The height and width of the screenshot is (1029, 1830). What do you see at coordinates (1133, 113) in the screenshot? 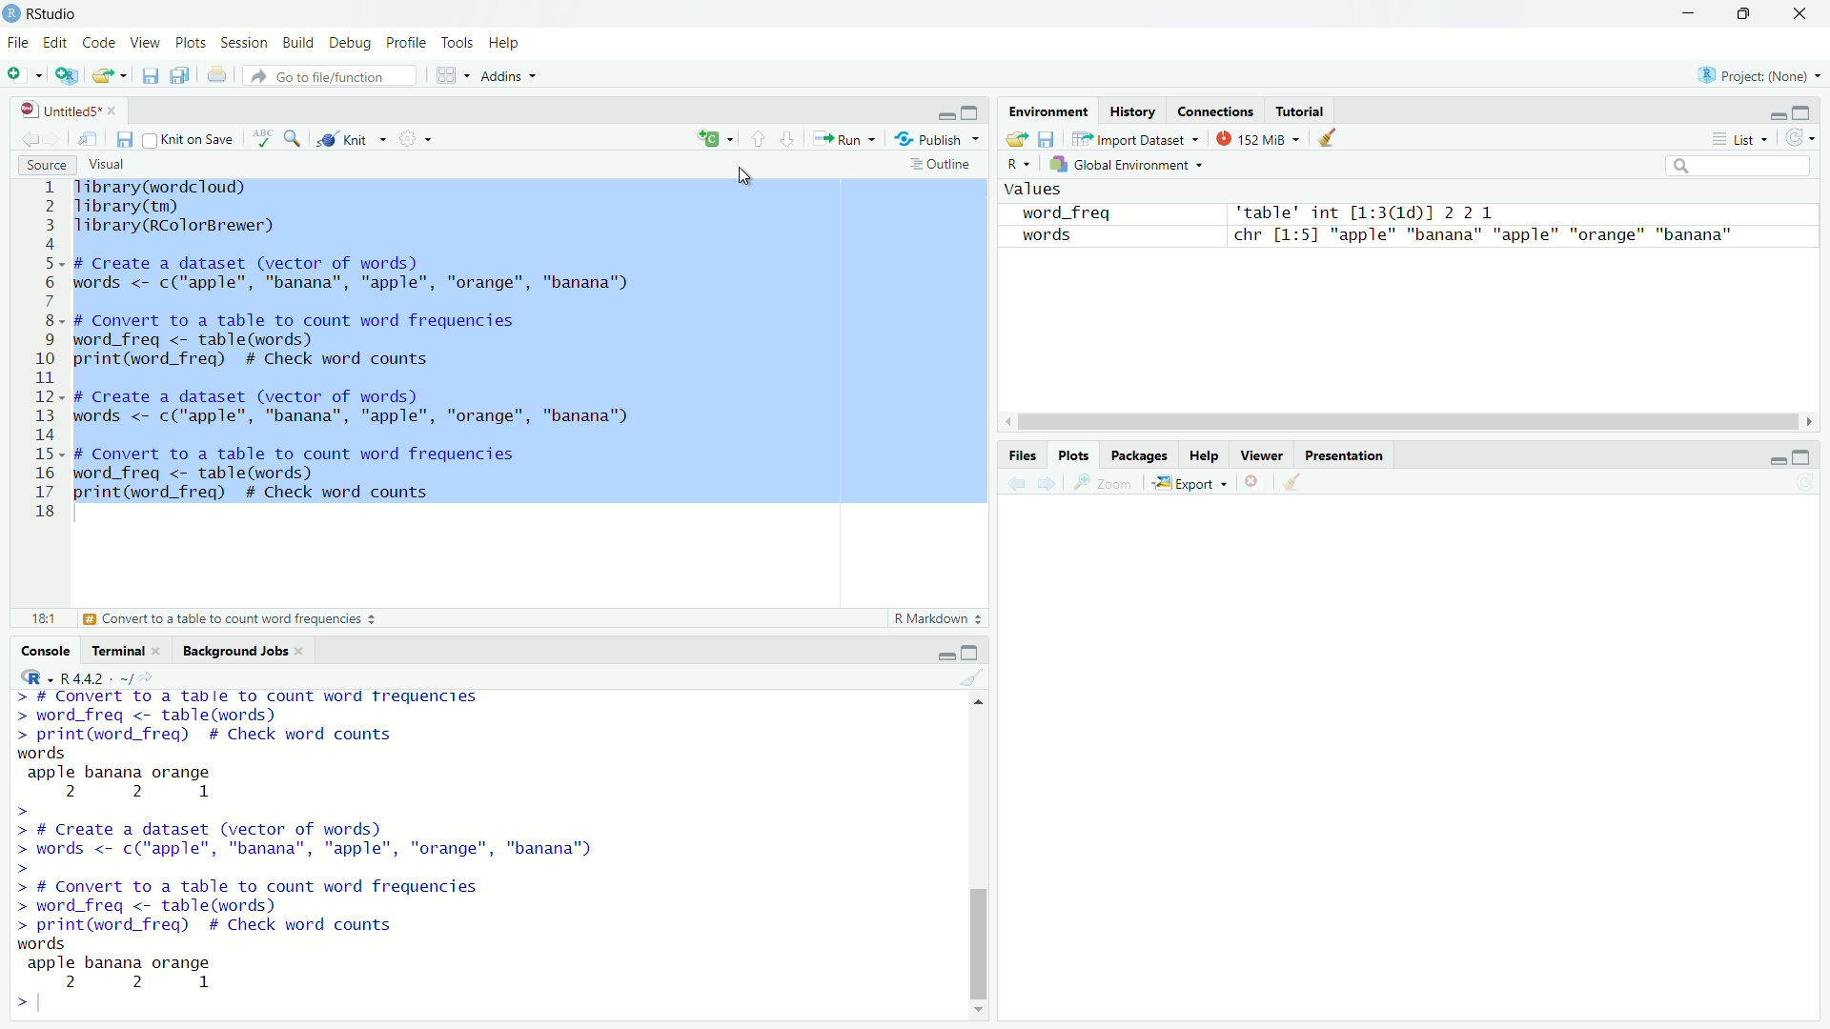
I see `History` at bounding box center [1133, 113].